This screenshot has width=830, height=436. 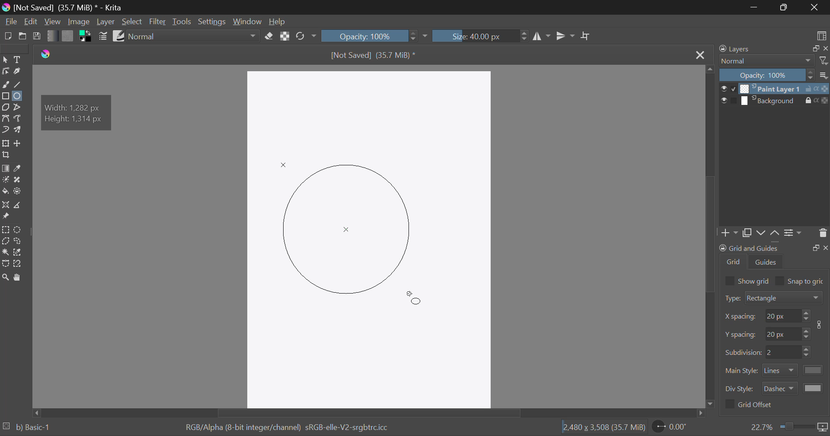 What do you see at coordinates (211, 22) in the screenshot?
I see `Settings` at bounding box center [211, 22].